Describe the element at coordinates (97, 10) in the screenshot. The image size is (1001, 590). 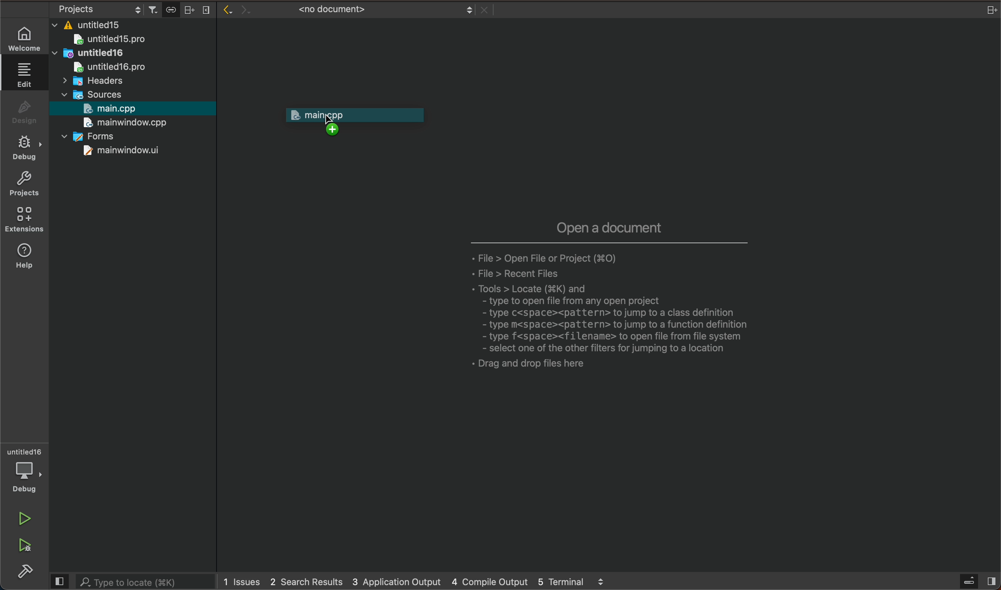
I see `select project` at that location.